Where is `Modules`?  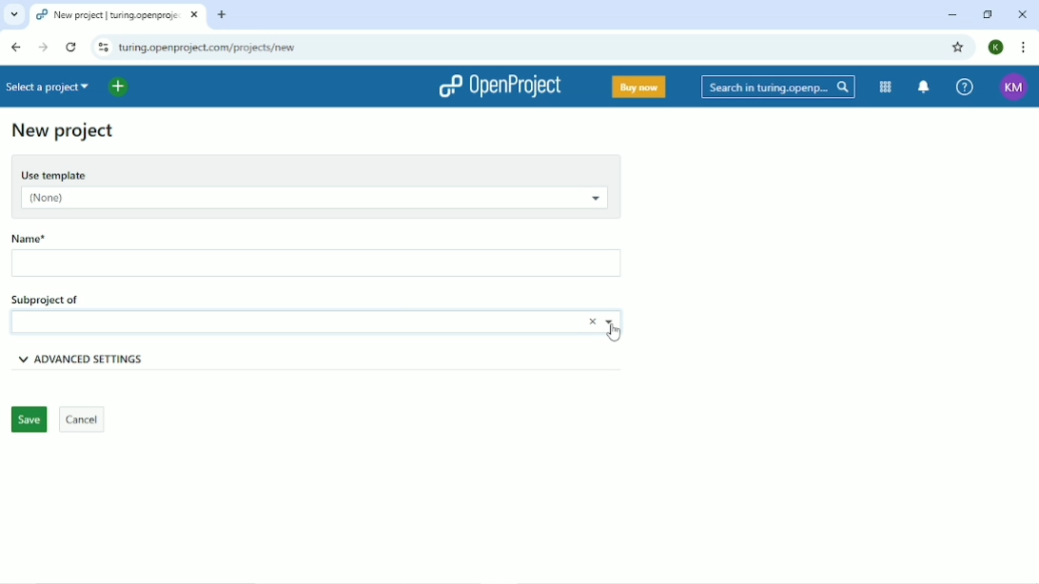
Modules is located at coordinates (887, 88).